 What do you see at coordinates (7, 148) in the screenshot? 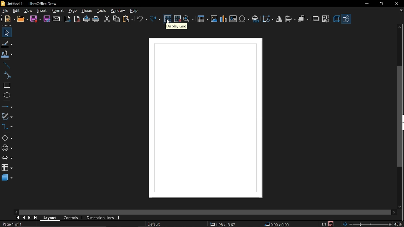
I see `symbol shapes` at bounding box center [7, 148].